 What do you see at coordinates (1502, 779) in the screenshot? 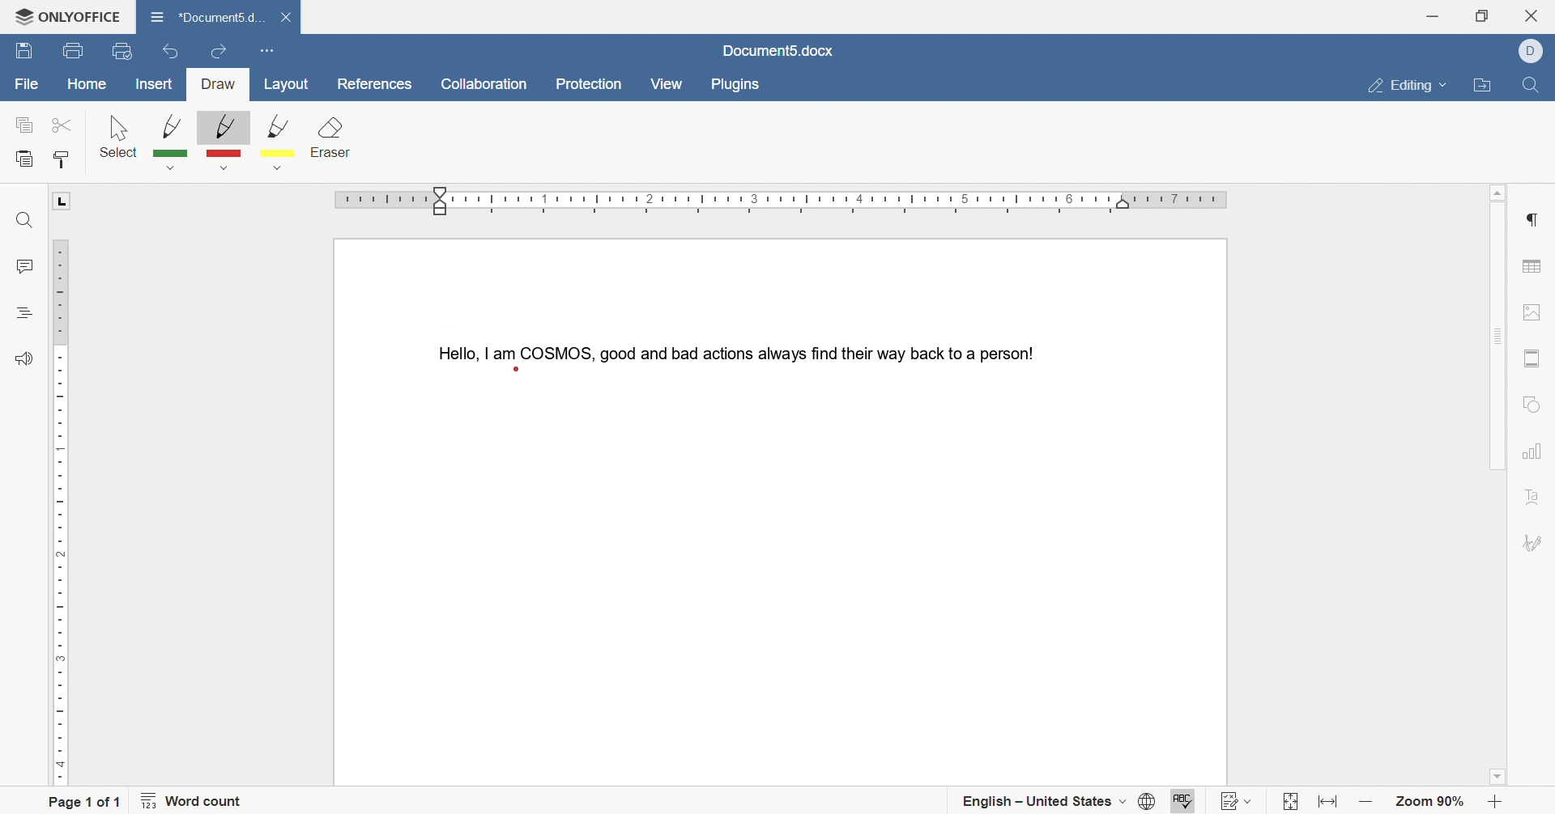
I see `scroll down` at bounding box center [1502, 779].